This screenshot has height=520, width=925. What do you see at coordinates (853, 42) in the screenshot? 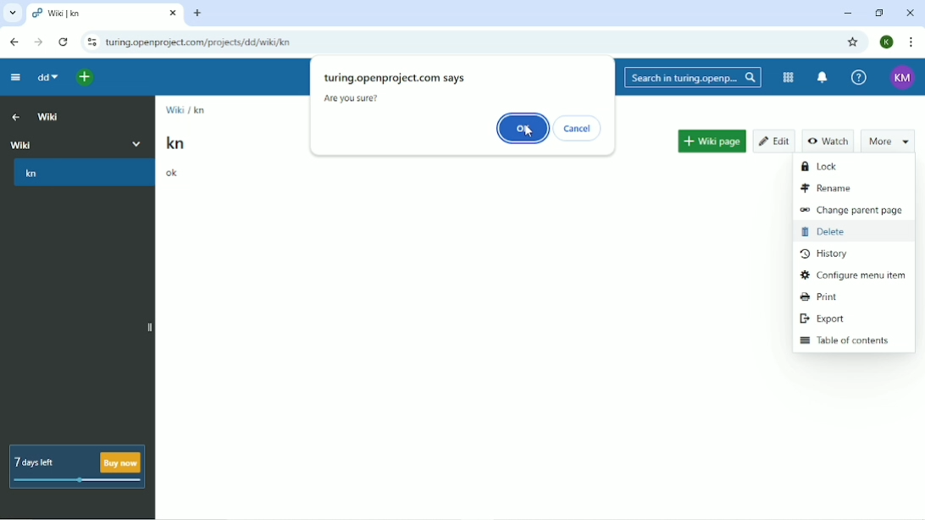
I see `Bookmark this tab` at bounding box center [853, 42].